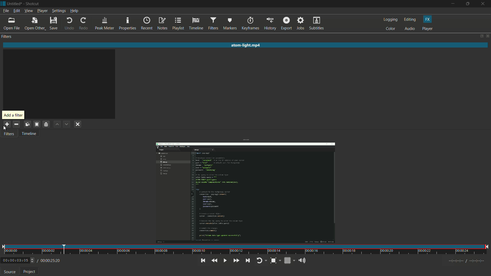  What do you see at coordinates (69, 24) in the screenshot?
I see `undo` at bounding box center [69, 24].